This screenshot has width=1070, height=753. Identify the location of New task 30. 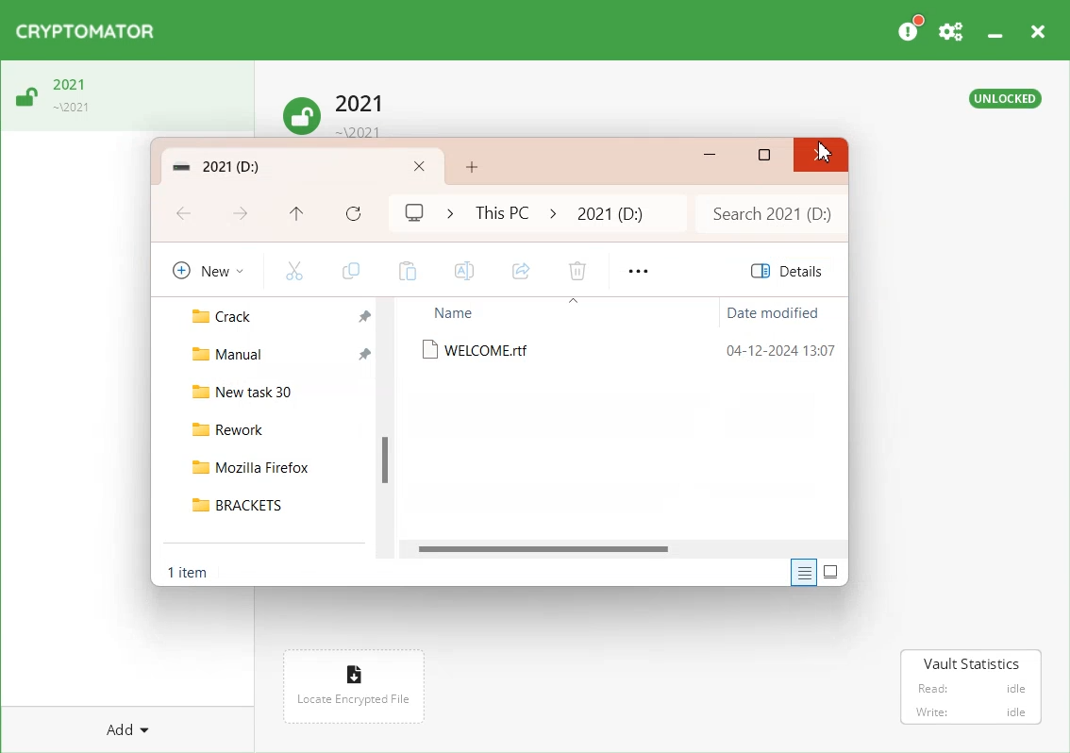
(266, 393).